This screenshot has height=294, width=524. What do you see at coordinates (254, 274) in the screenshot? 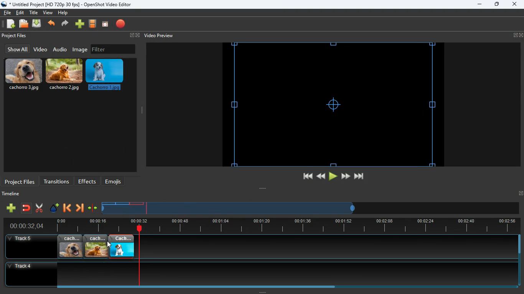
I see `track` at bounding box center [254, 274].